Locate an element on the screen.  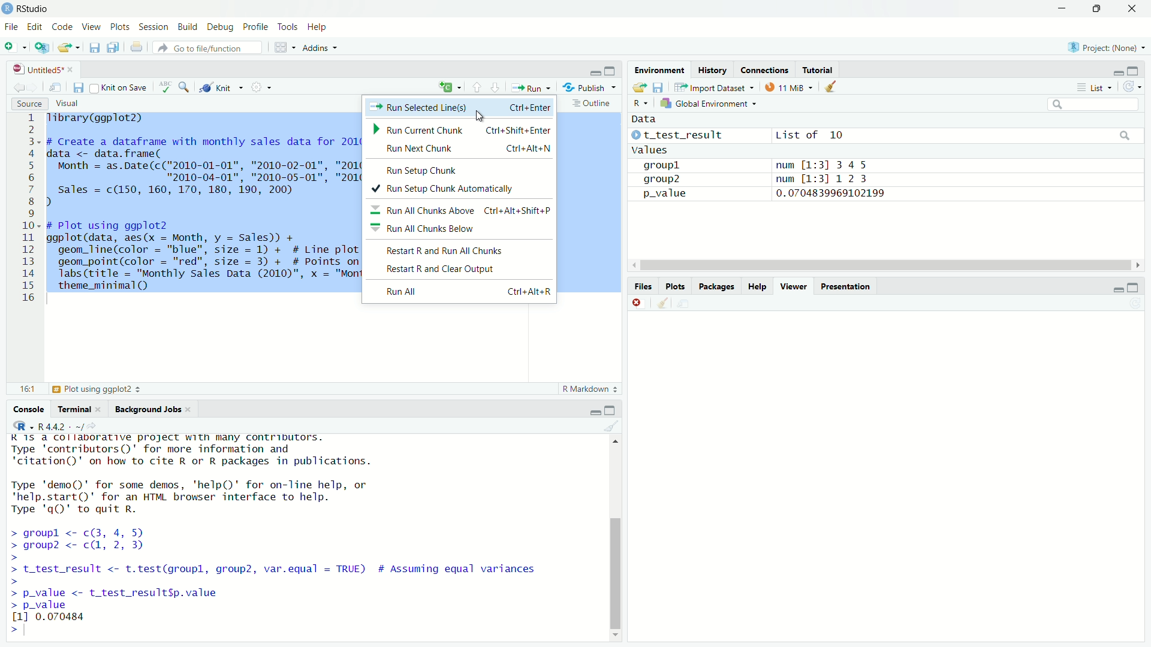
settings is located at coordinates (261, 88).